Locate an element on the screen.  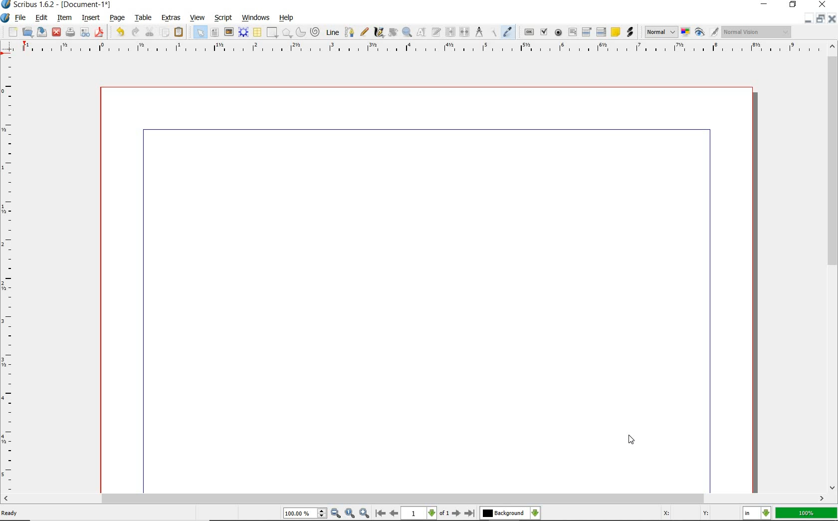
zoom factor is located at coordinates (807, 514).